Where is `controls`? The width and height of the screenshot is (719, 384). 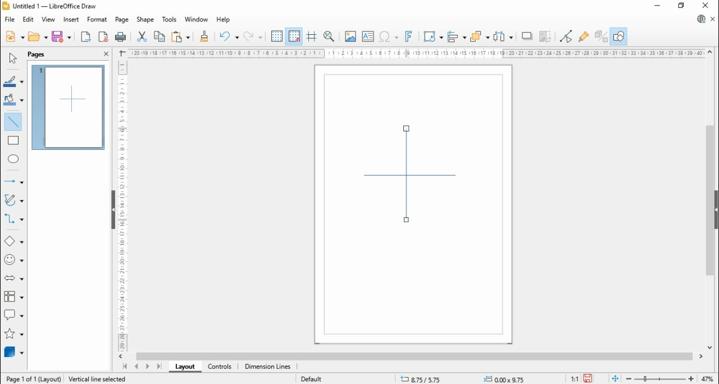 controls is located at coordinates (220, 367).